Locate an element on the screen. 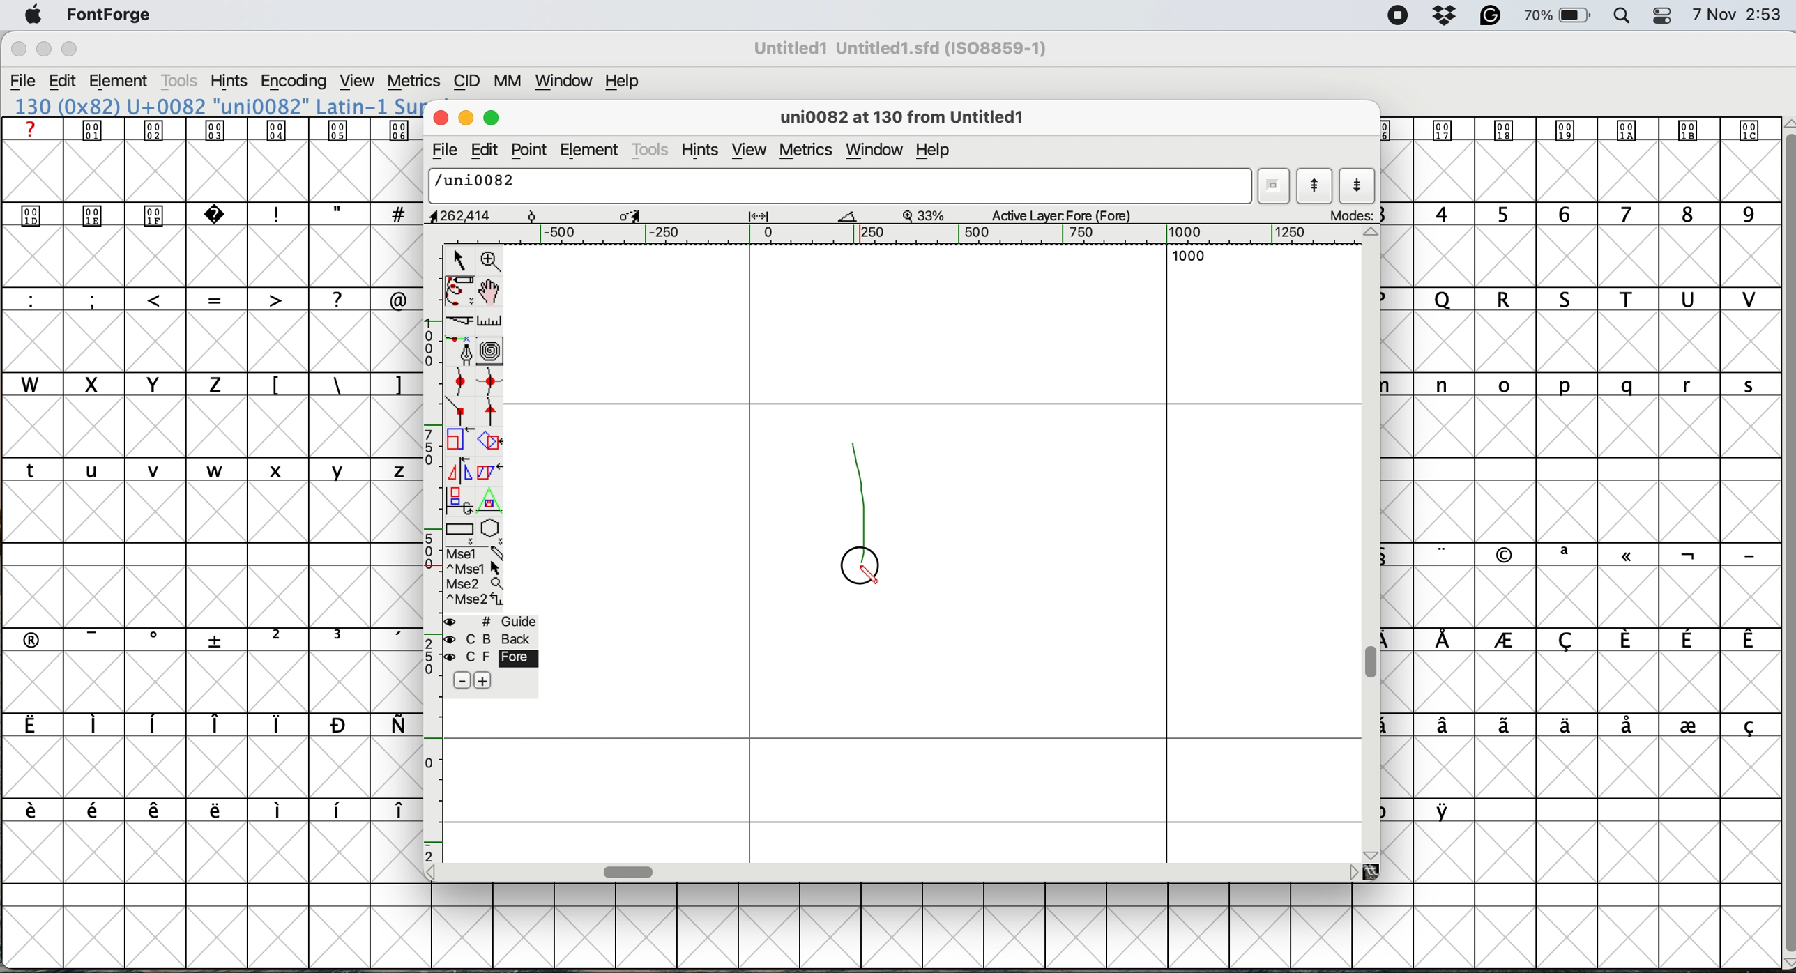  add a comer point is located at coordinates (461, 413).